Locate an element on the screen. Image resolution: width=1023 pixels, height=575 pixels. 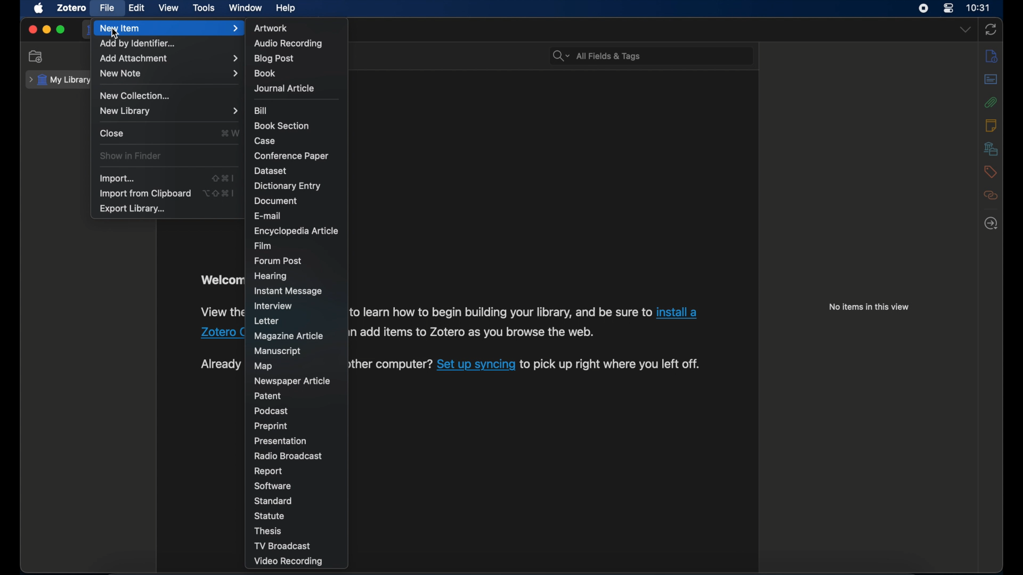
text is located at coordinates (475, 333).